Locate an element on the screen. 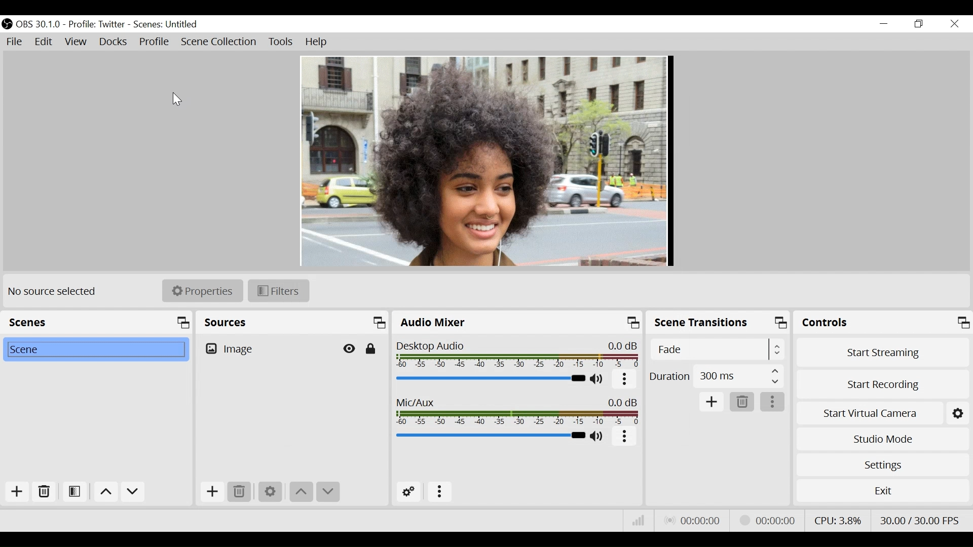 This screenshot has height=547, width=973. Close is located at coordinates (954, 23).